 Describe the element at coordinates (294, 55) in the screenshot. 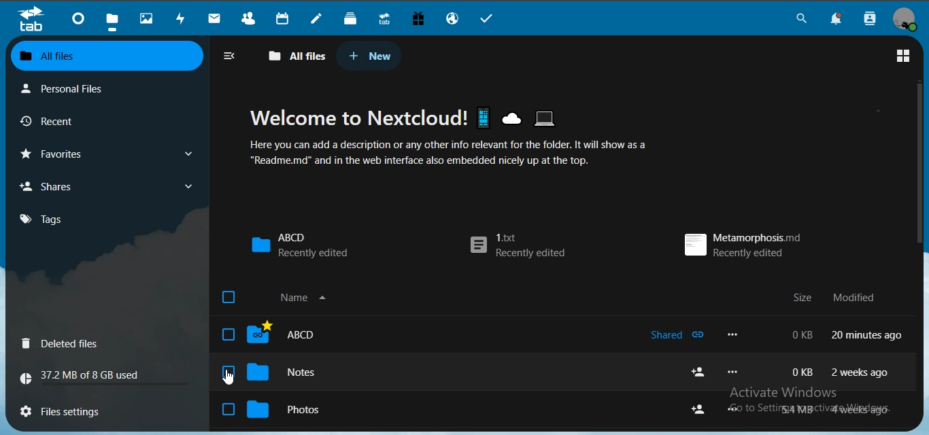

I see `all files` at that location.